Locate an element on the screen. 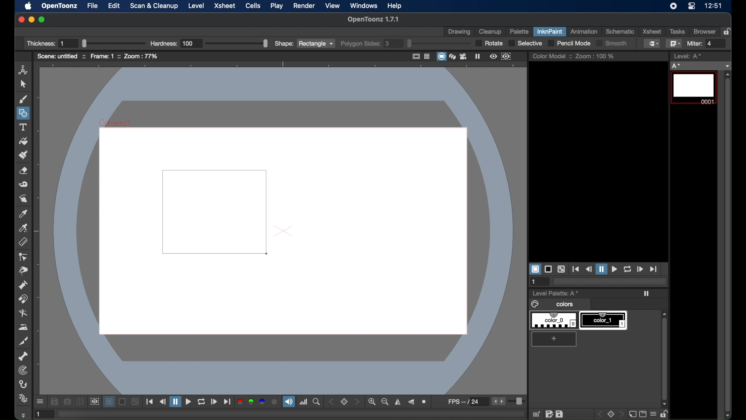 The height and width of the screenshot is (420, 746). Smooth is located at coordinates (615, 44).